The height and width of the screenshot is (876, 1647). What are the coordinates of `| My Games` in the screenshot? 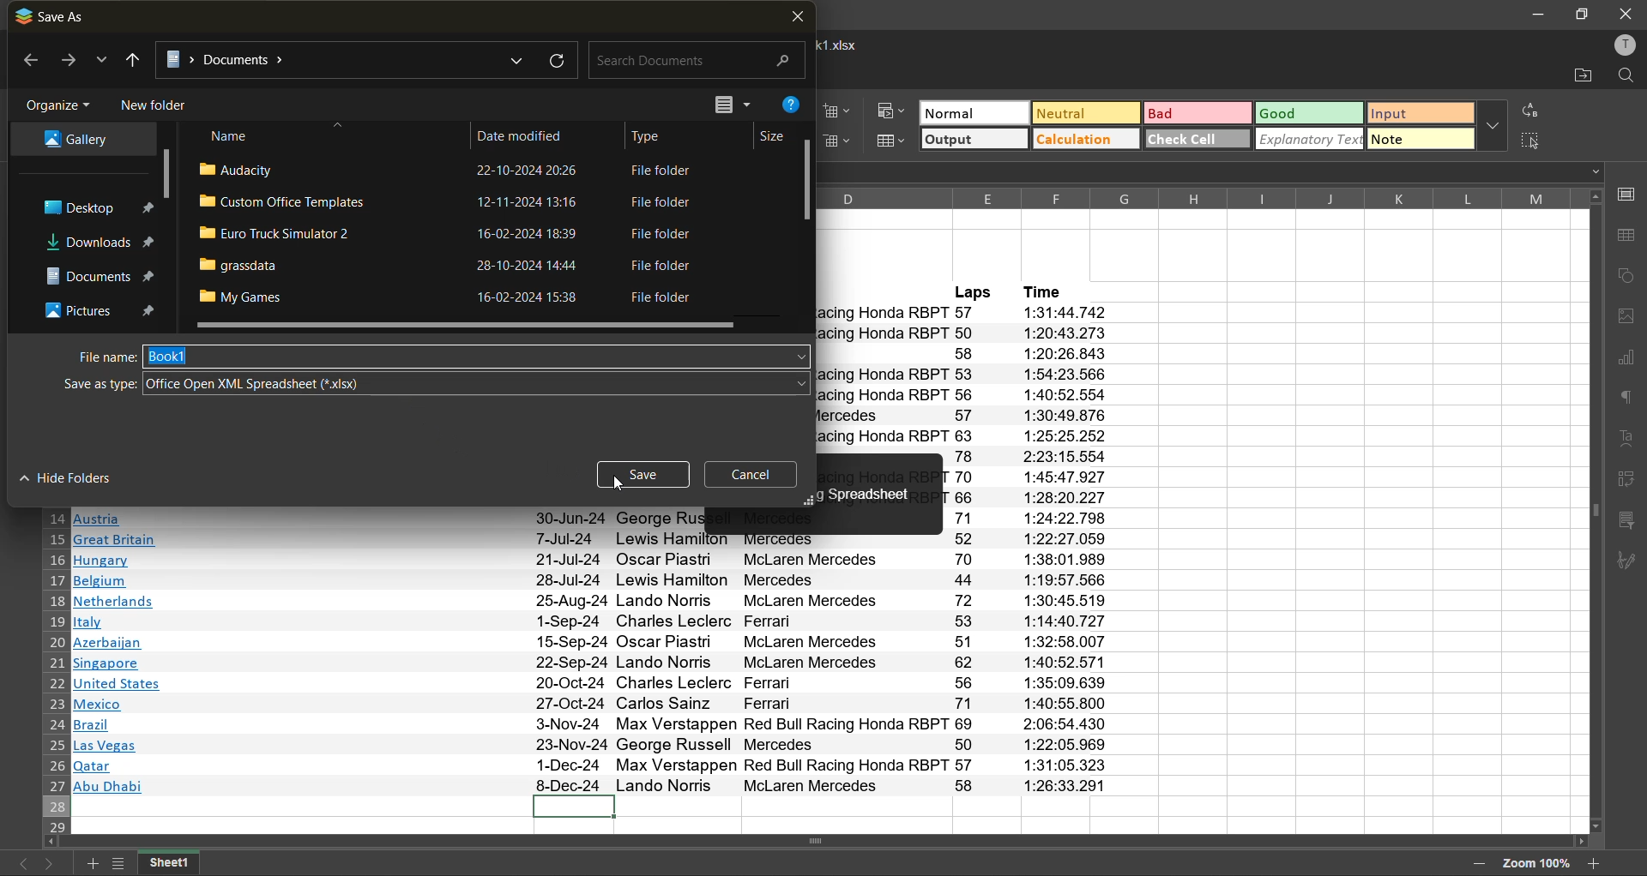 It's located at (256, 296).